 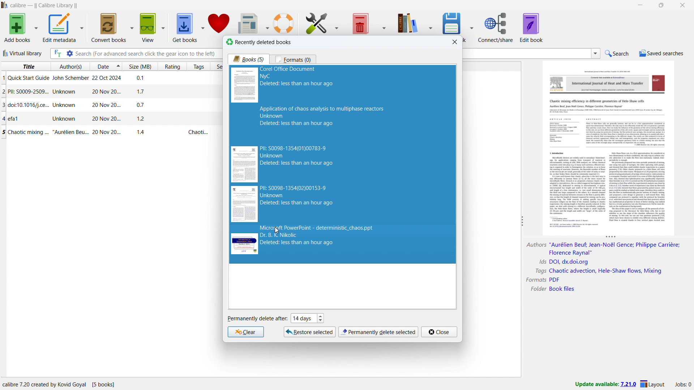 What do you see at coordinates (455, 42) in the screenshot?
I see `close` at bounding box center [455, 42].